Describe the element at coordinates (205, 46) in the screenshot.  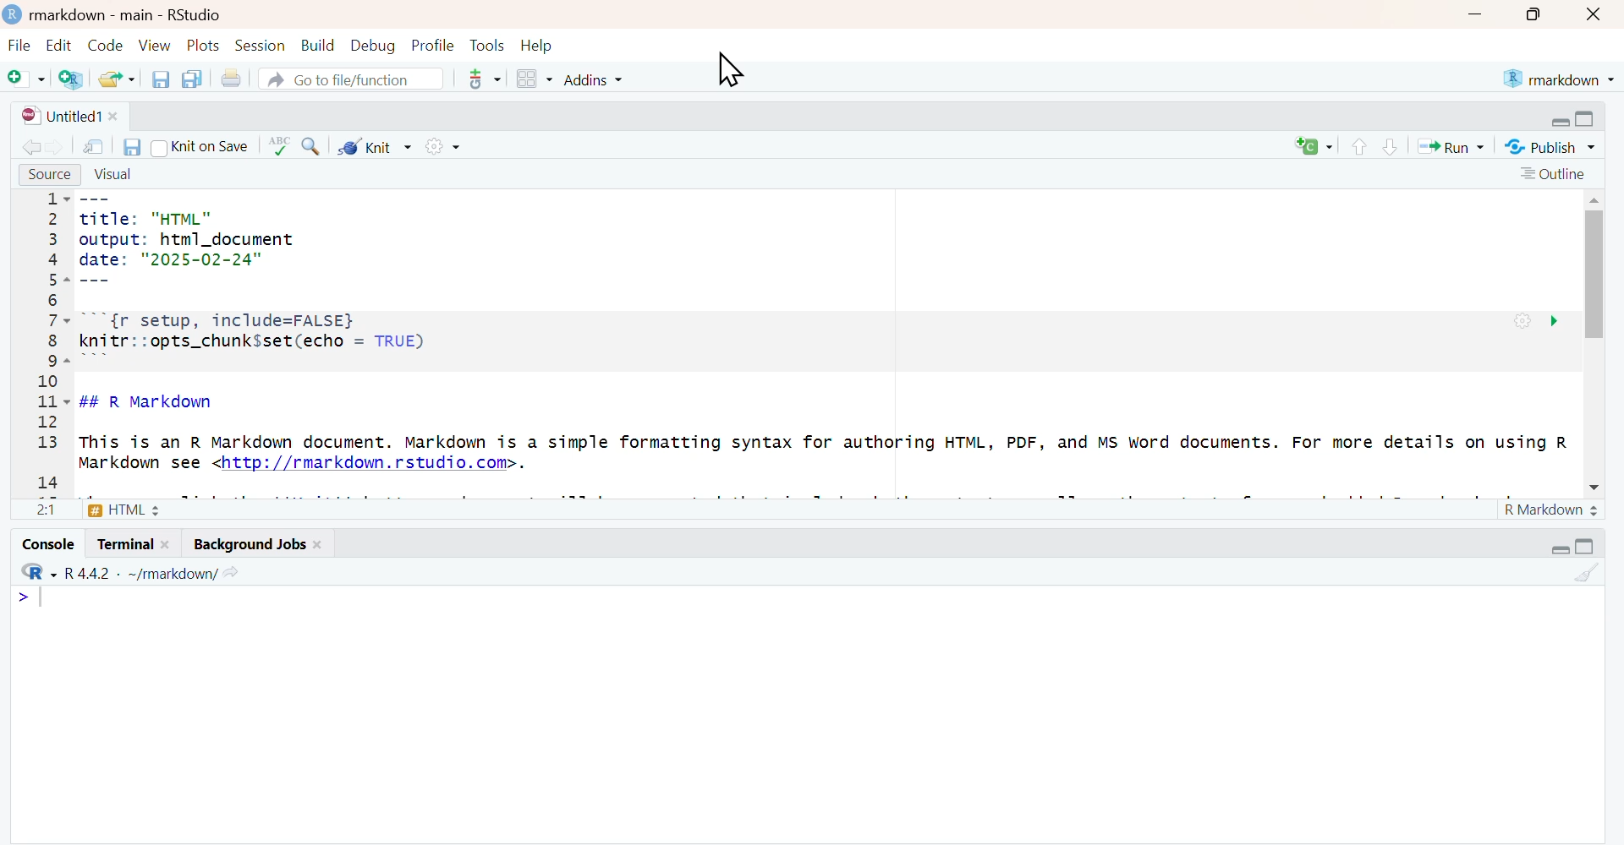
I see `Plots` at that location.